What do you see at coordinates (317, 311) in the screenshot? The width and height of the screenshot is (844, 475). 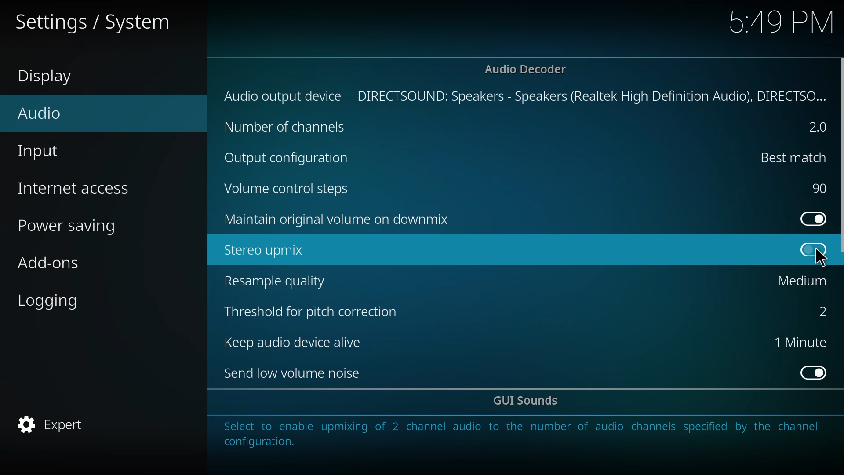 I see `threshold` at bounding box center [317, 311].